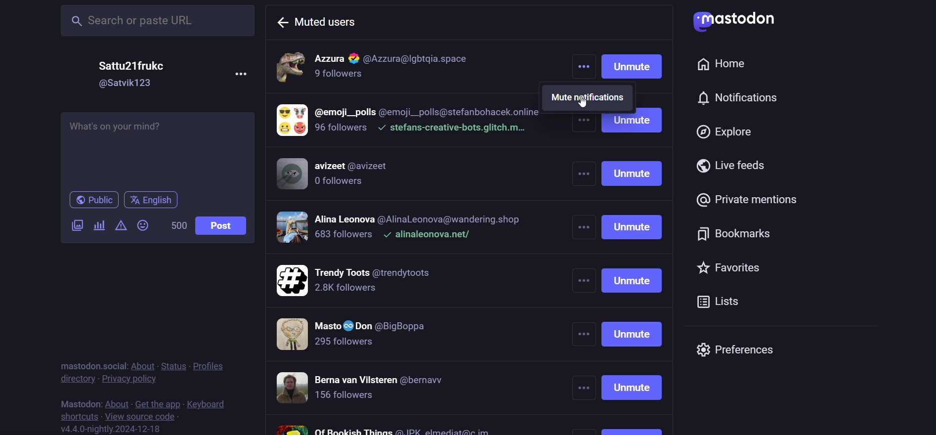 Image resolution: width=936 pixels, height=435 pixels. Describe the element at coordinates (721, 300) in the screenshot. I see `list` at that location.